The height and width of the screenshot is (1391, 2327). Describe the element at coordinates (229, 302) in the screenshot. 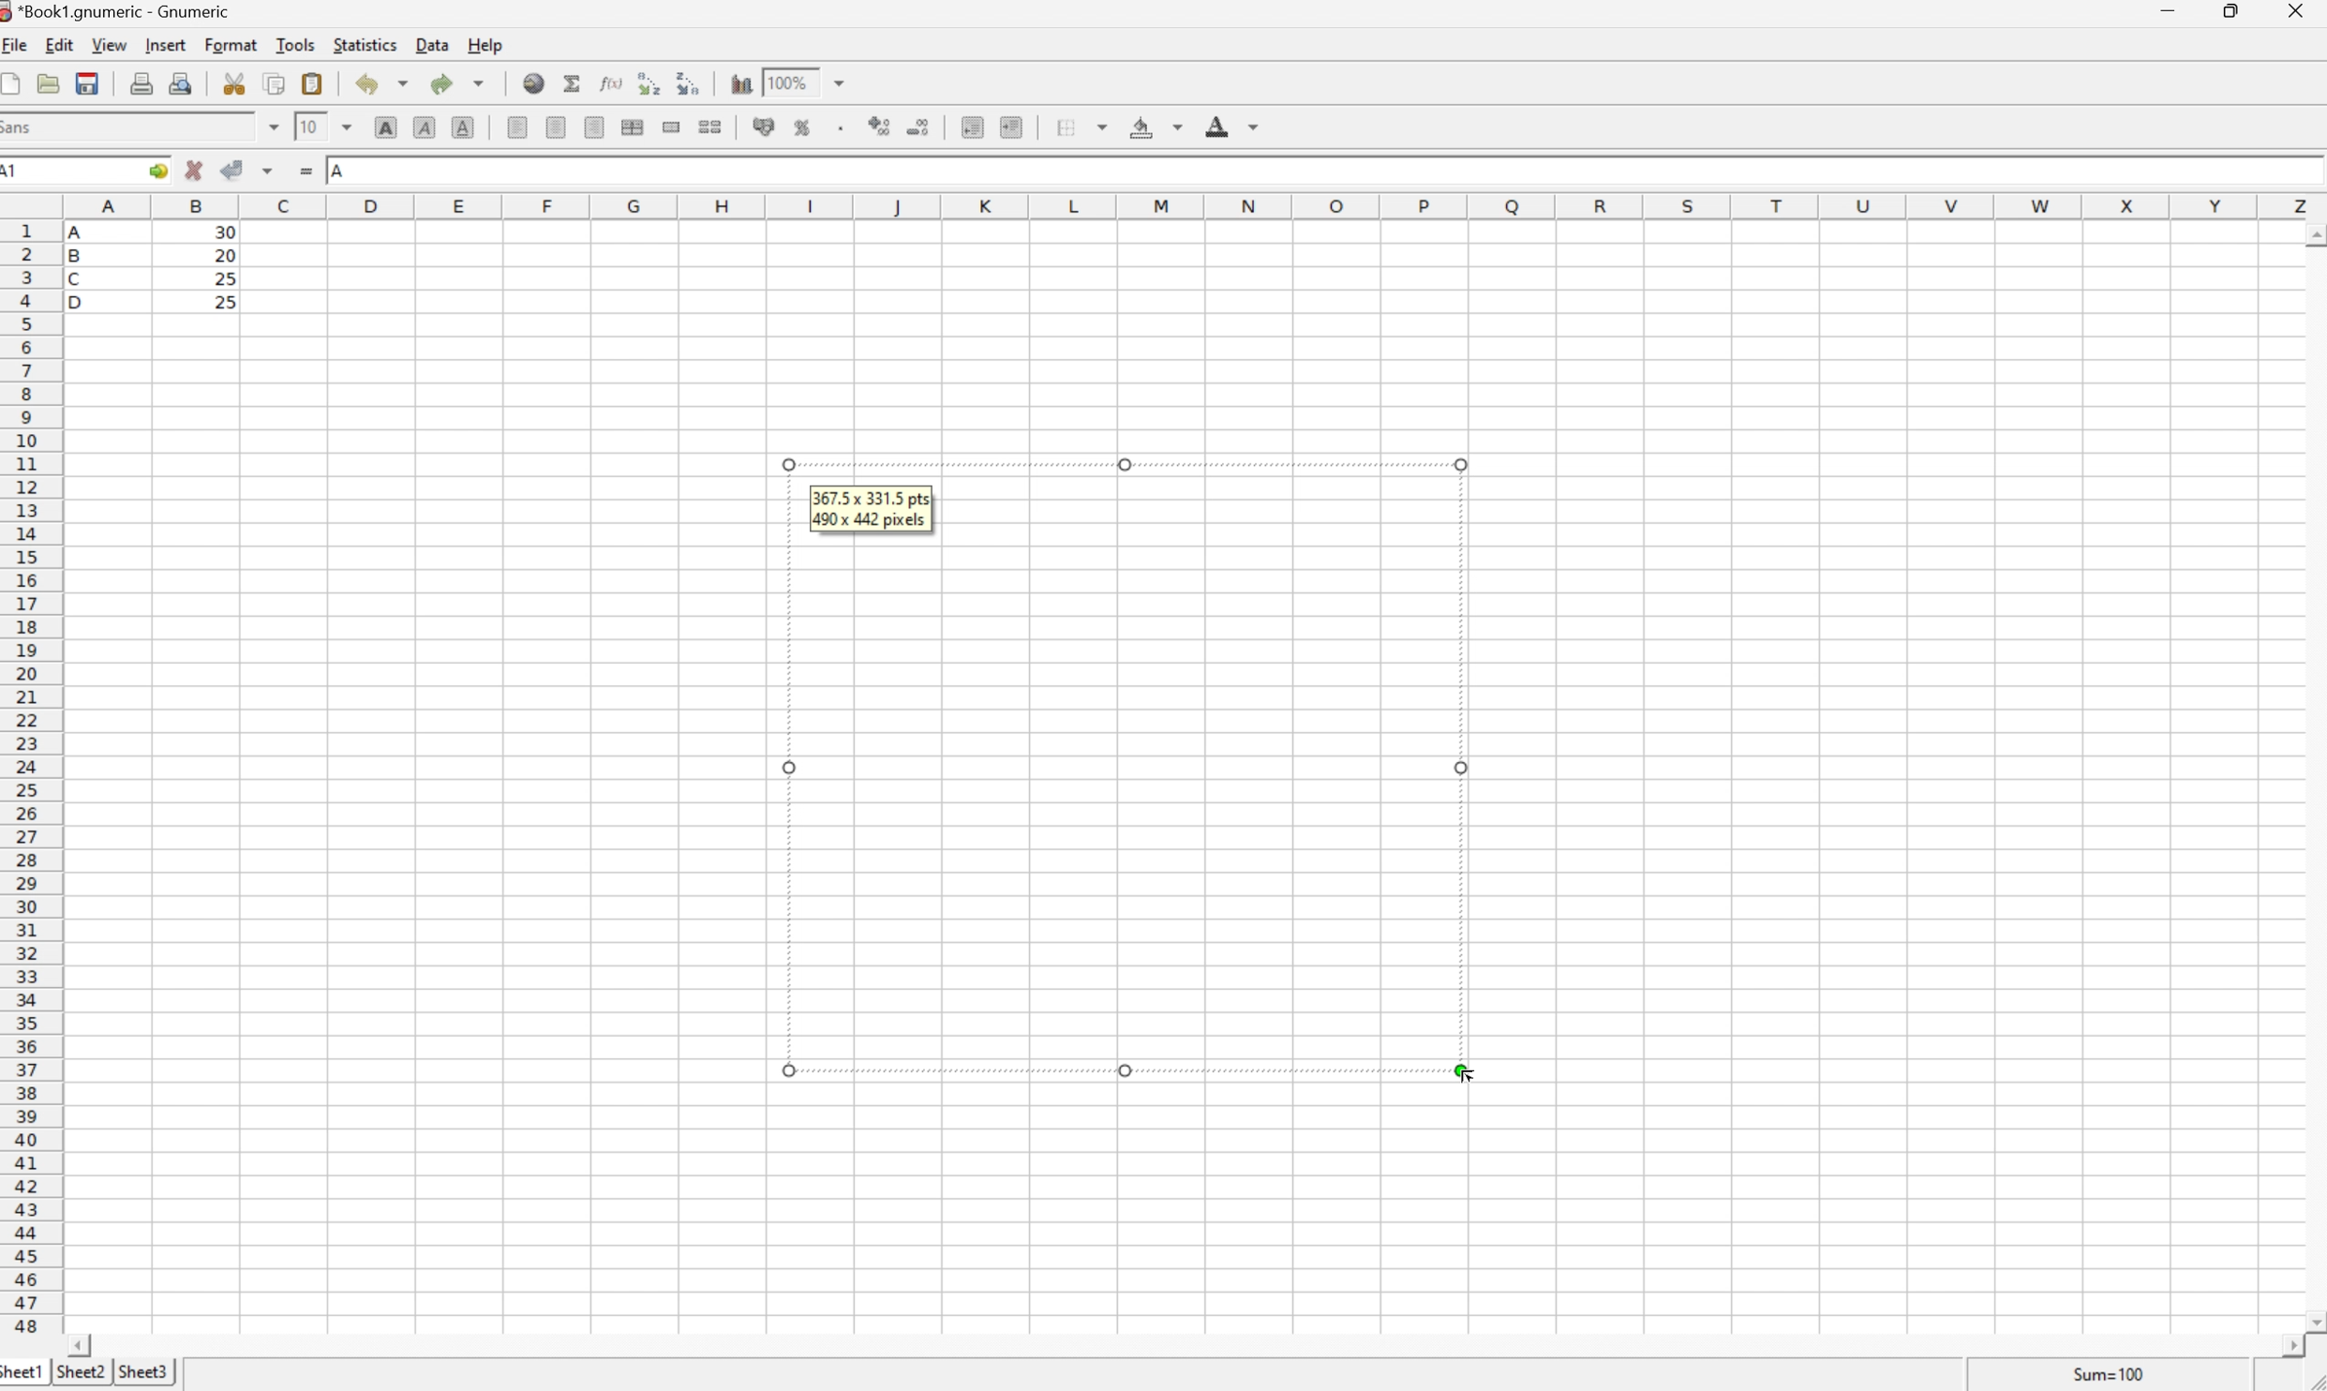

I see `25` at that location.